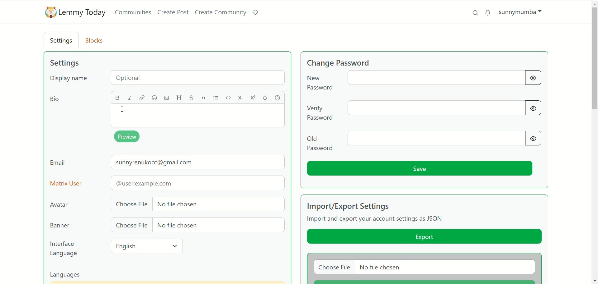 This screenshot has height=284, width=598. I want to click on spoiler, so click(266, 98).